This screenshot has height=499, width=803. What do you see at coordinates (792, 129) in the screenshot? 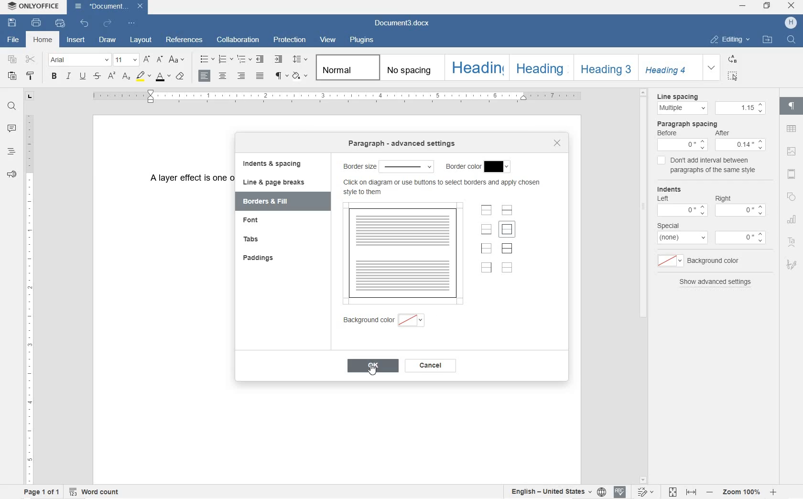
I see `TABLE` at bounding box center [792, 129].